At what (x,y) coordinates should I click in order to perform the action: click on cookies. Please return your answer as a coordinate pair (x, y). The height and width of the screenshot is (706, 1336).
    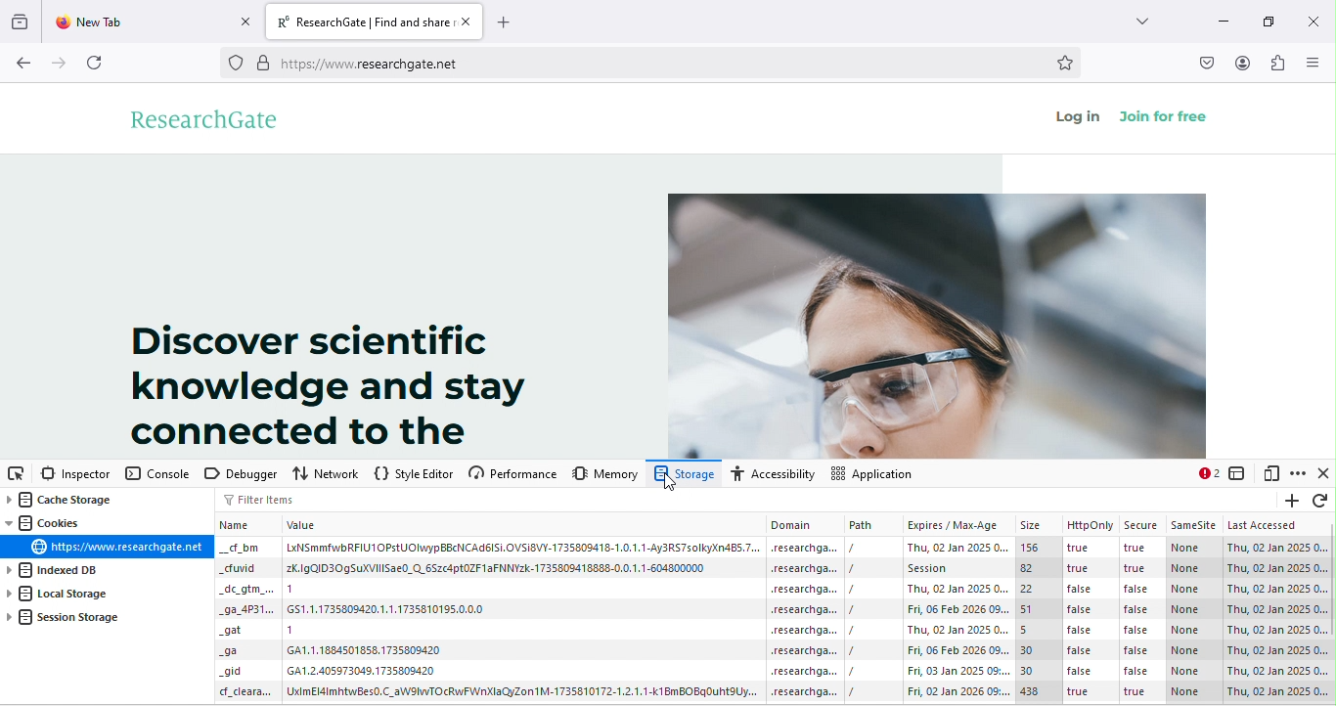
    Looking at the image, I should click on (88, 524).